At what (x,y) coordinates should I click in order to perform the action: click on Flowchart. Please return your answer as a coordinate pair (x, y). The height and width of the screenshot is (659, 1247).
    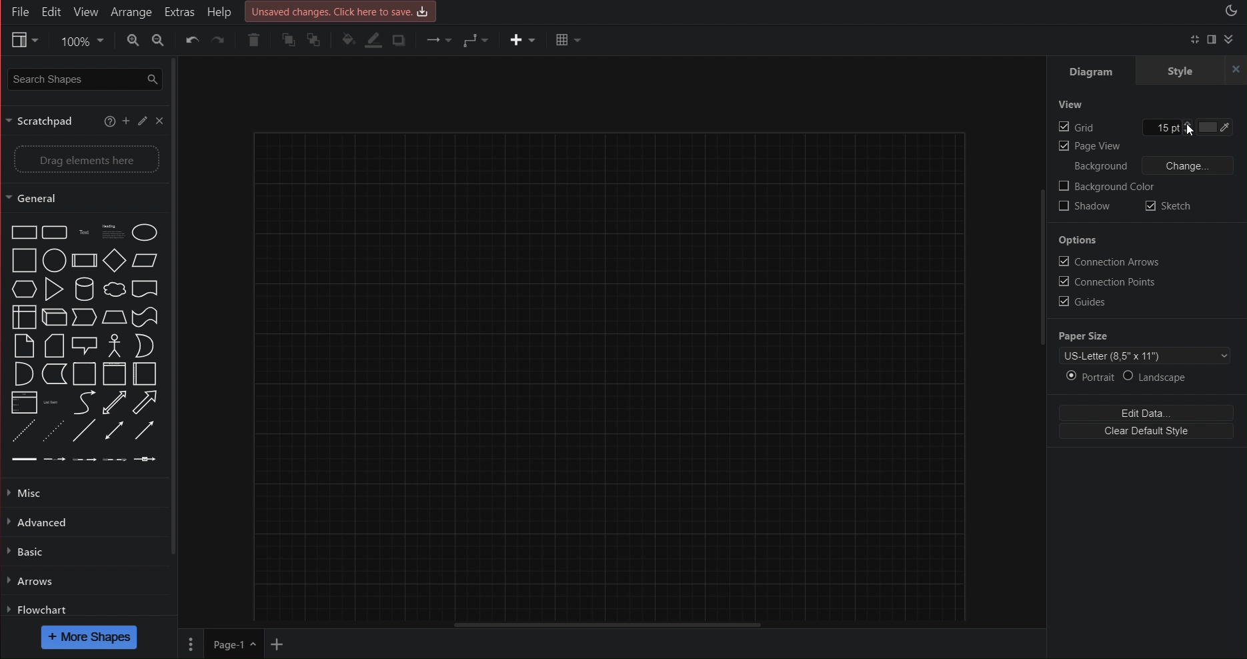
    Looking at the image, I should click on (39, 609).